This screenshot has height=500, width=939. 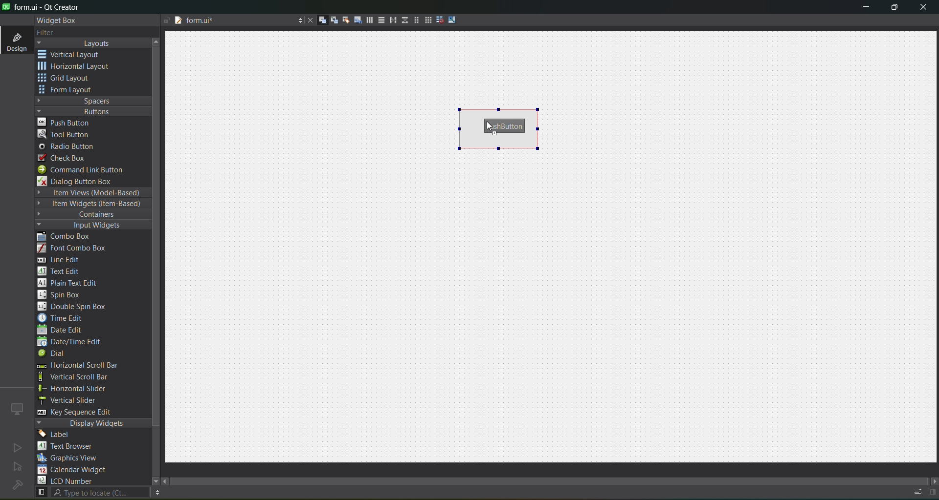 I want to click on item views, so click(x=92, y=193).